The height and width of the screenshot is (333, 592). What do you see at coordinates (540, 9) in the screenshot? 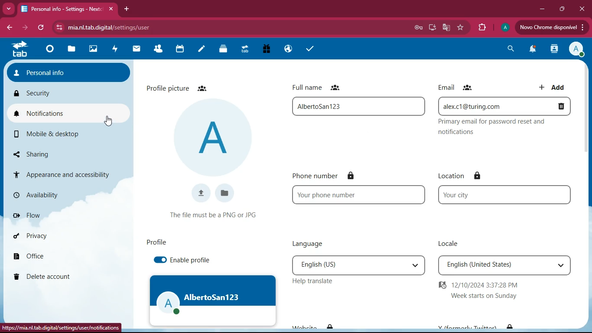
I see `minimize` at bounding box center [540, 9].